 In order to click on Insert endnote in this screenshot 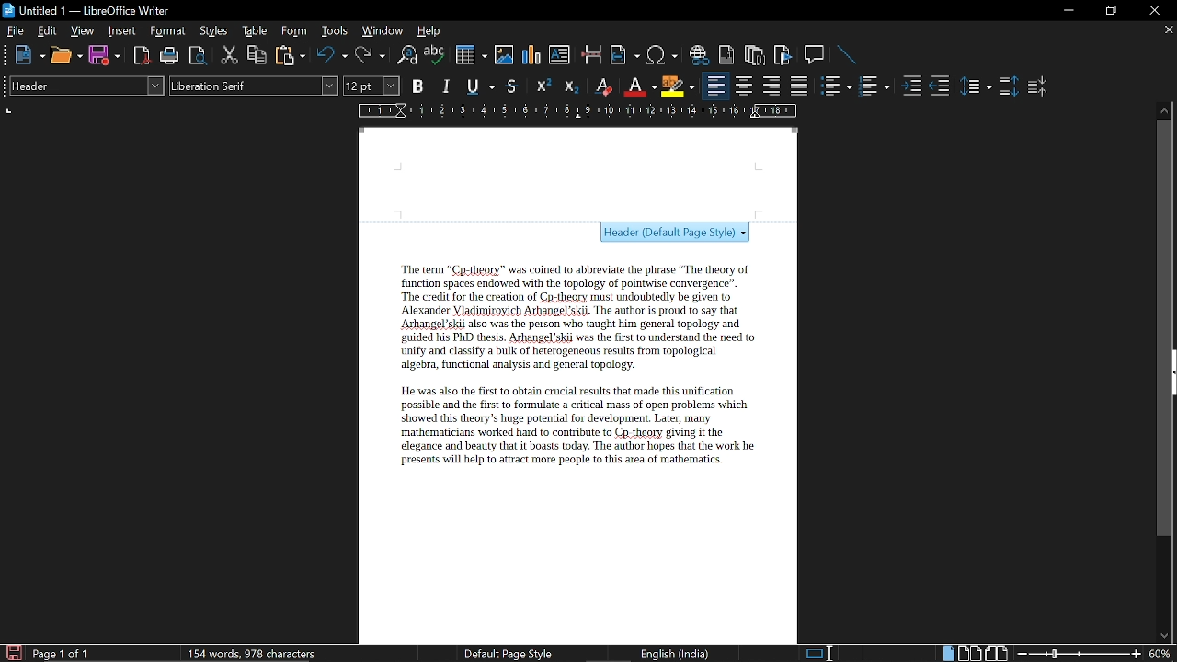, I will do `click(726, 55)`.